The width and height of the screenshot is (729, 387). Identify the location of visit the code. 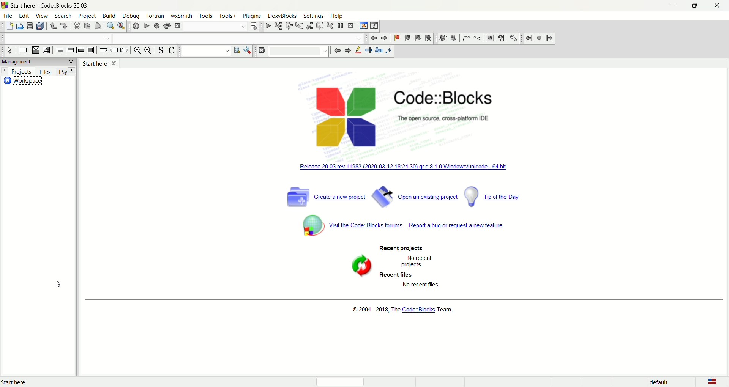
(365, 225).